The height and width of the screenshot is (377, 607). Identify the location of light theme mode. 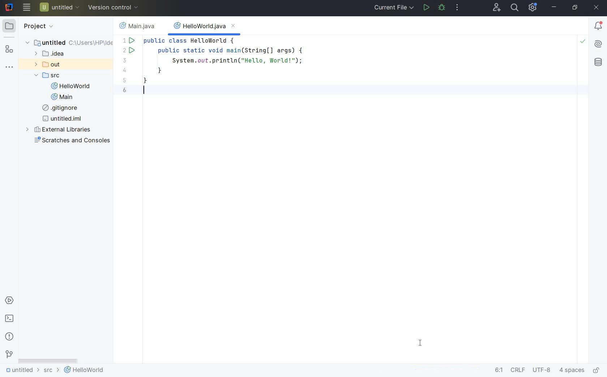
(306, 196).